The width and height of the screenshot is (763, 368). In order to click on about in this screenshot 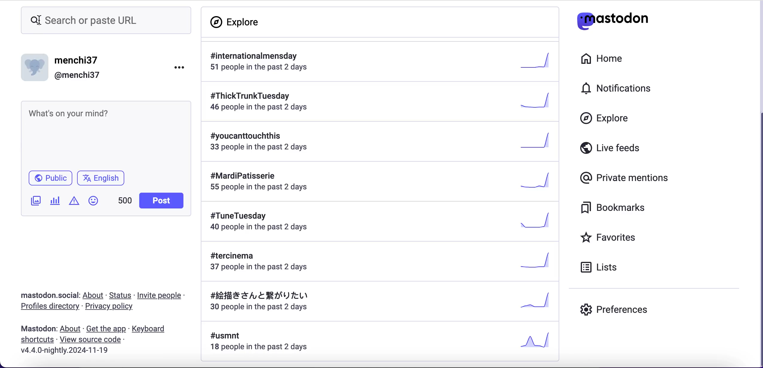, I will do `click(71, 330)`.